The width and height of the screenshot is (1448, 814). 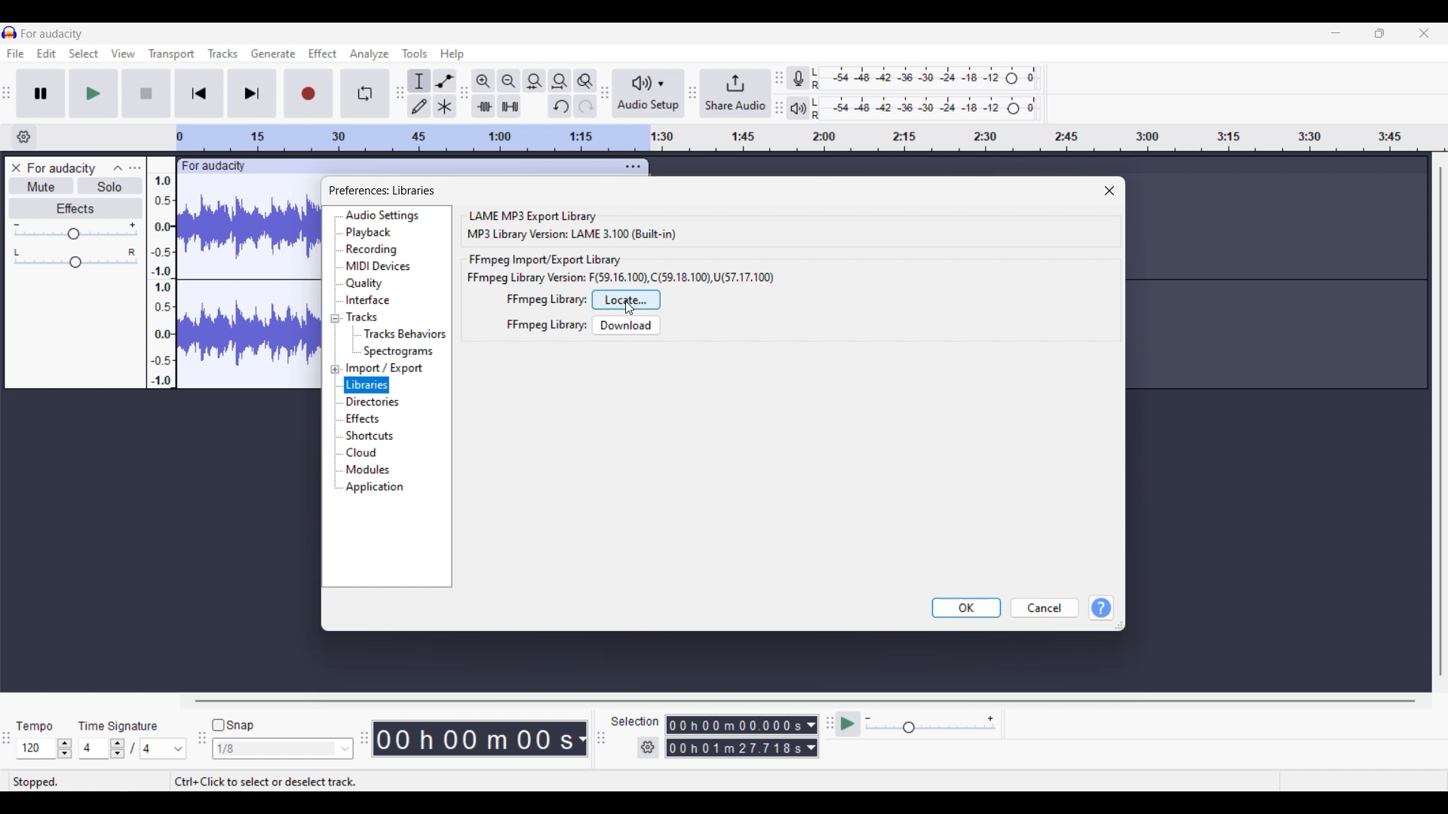 What do you see at coordinates (483, 81) in the screenshot?
I see `Zoom in` at bounding box center [483, 81].